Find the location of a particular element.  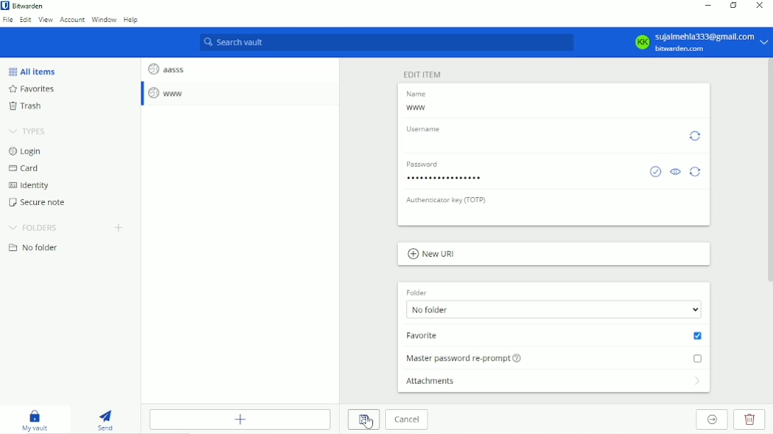

Move to organization is located at coordinates (714, 420).